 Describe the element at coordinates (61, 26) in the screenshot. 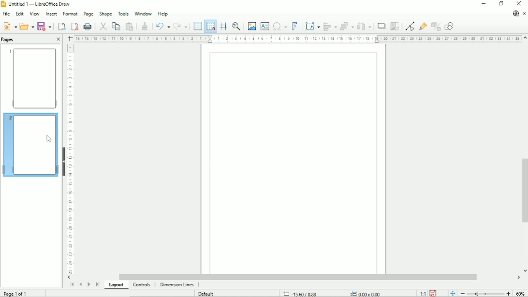

I see `Export` at that location.